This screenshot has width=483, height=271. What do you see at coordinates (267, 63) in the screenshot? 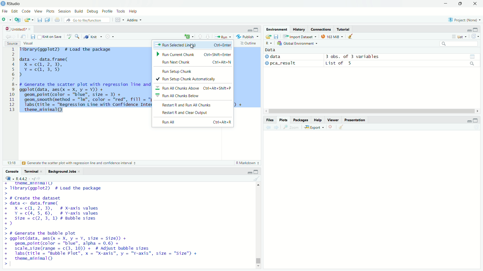
I see `expand/collapse` at bounding box center [267, 63].